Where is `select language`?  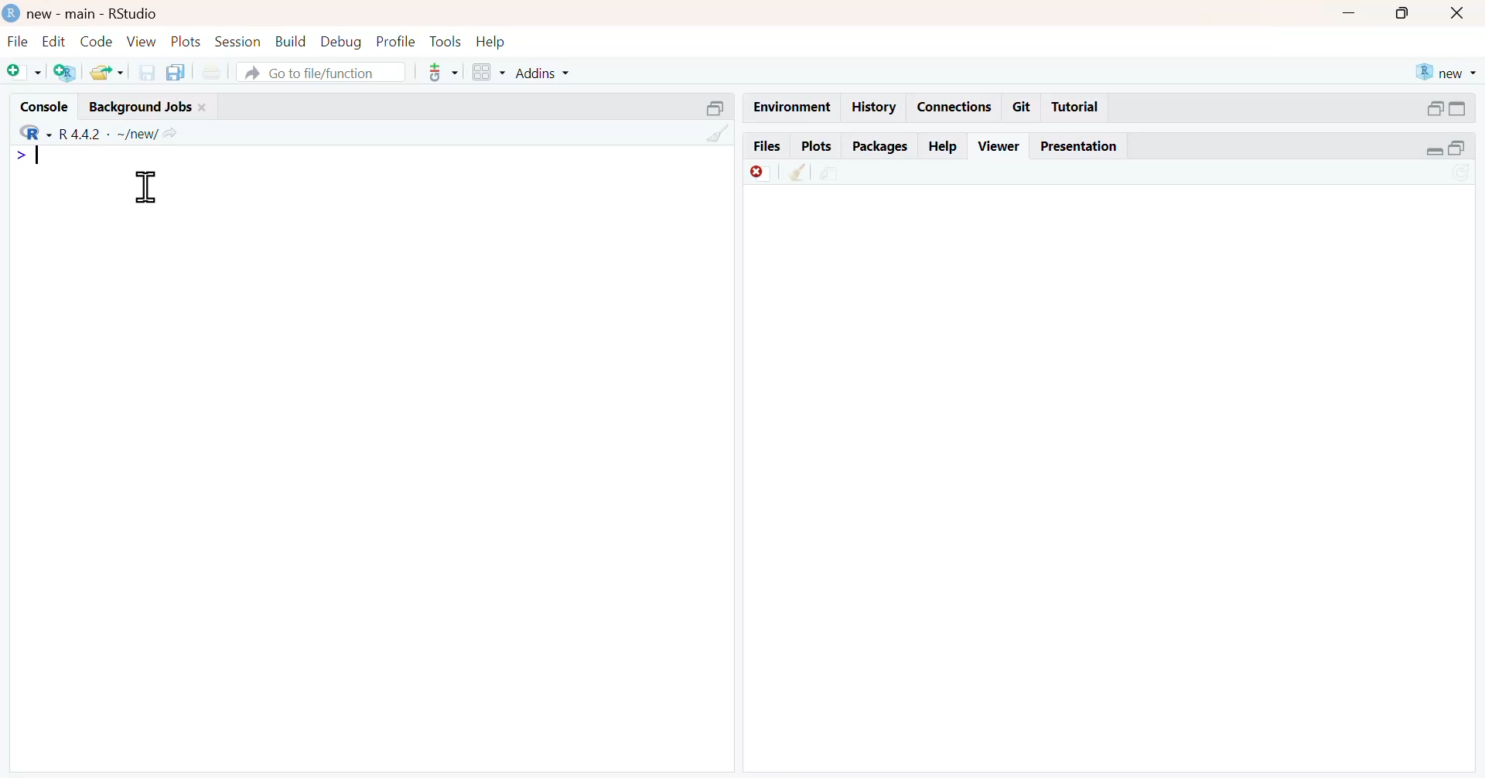 select language is located at coordinates (28, 131).